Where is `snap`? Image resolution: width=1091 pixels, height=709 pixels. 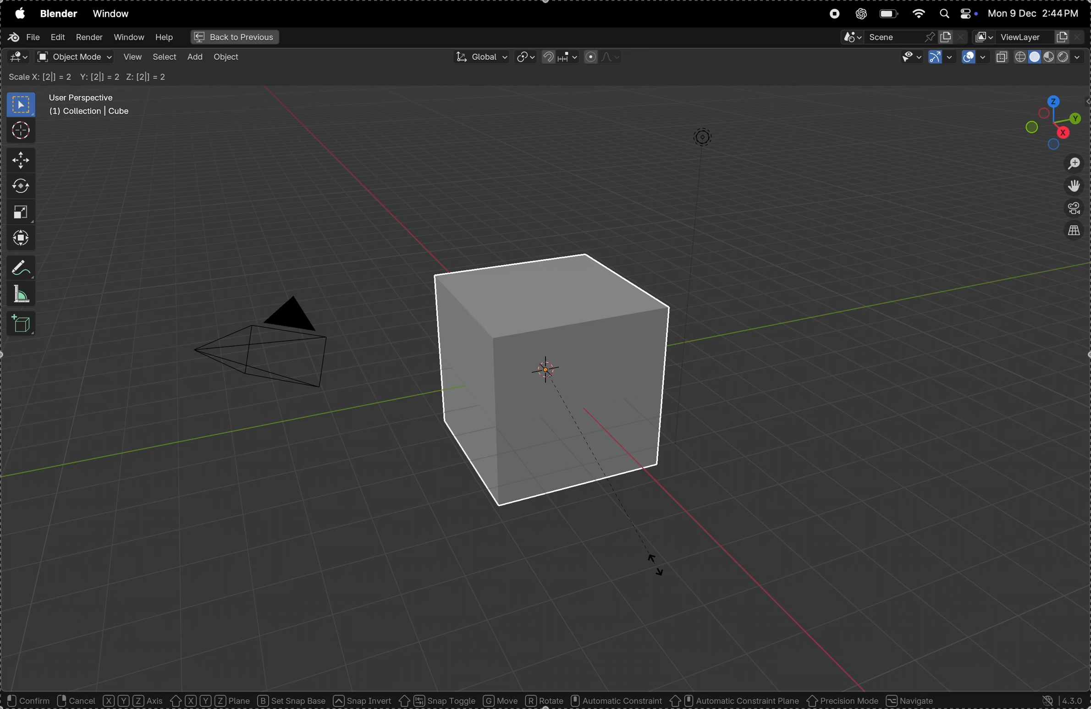
snap is located at coordinates (556, 57).